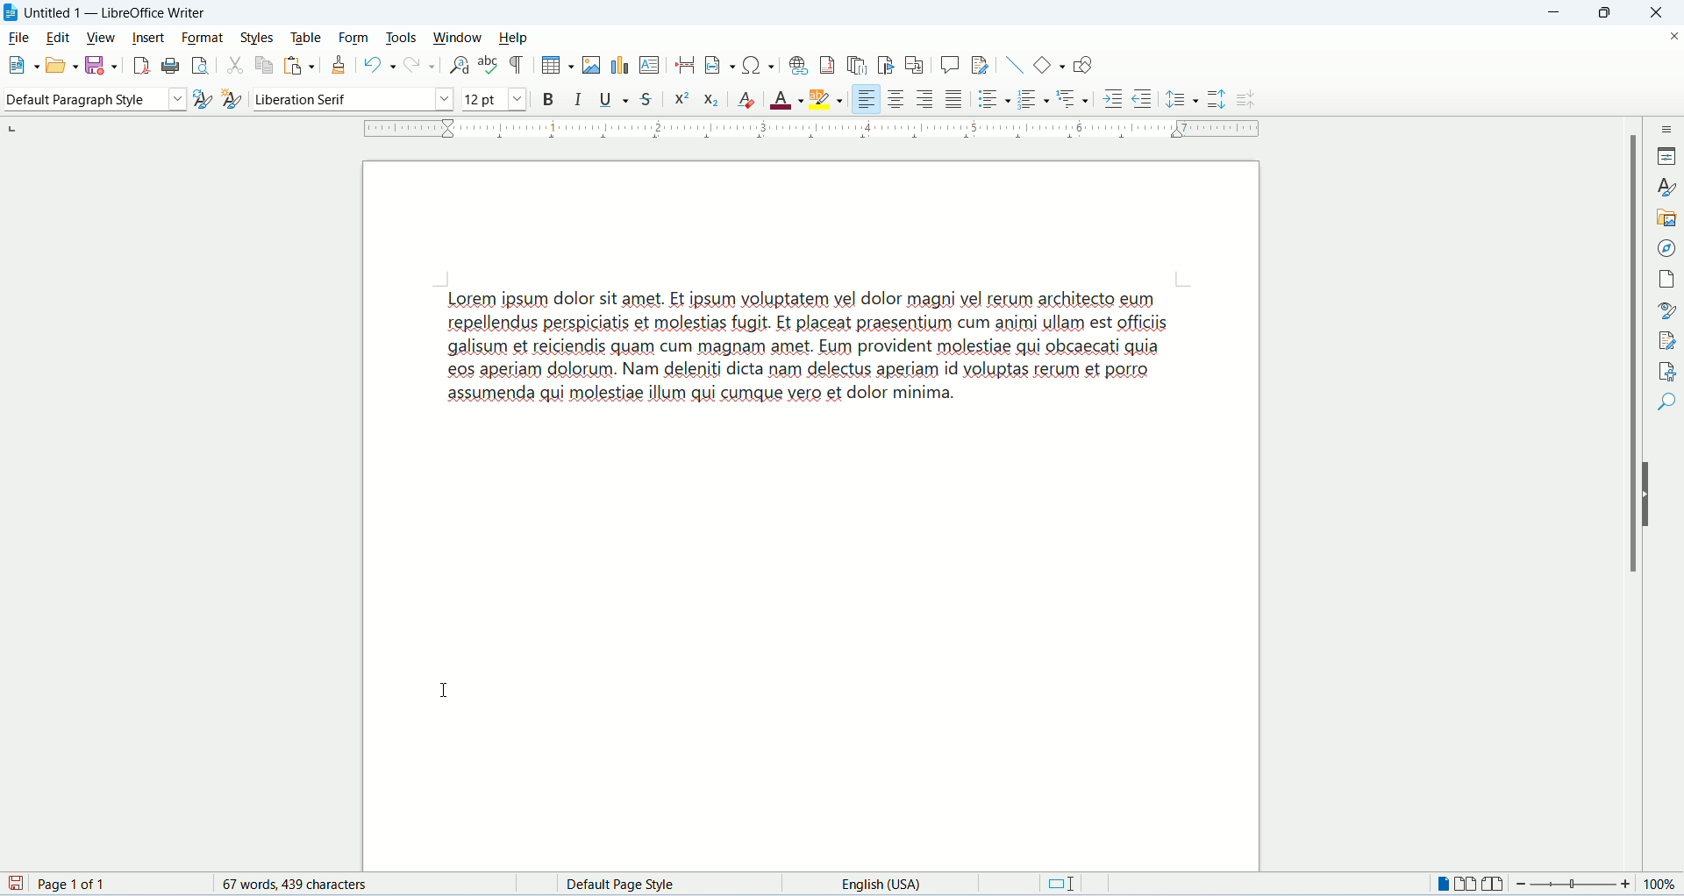 The width and height of the screenshot is (1684, 896). I want to click on format outline, so click(1072, 98).